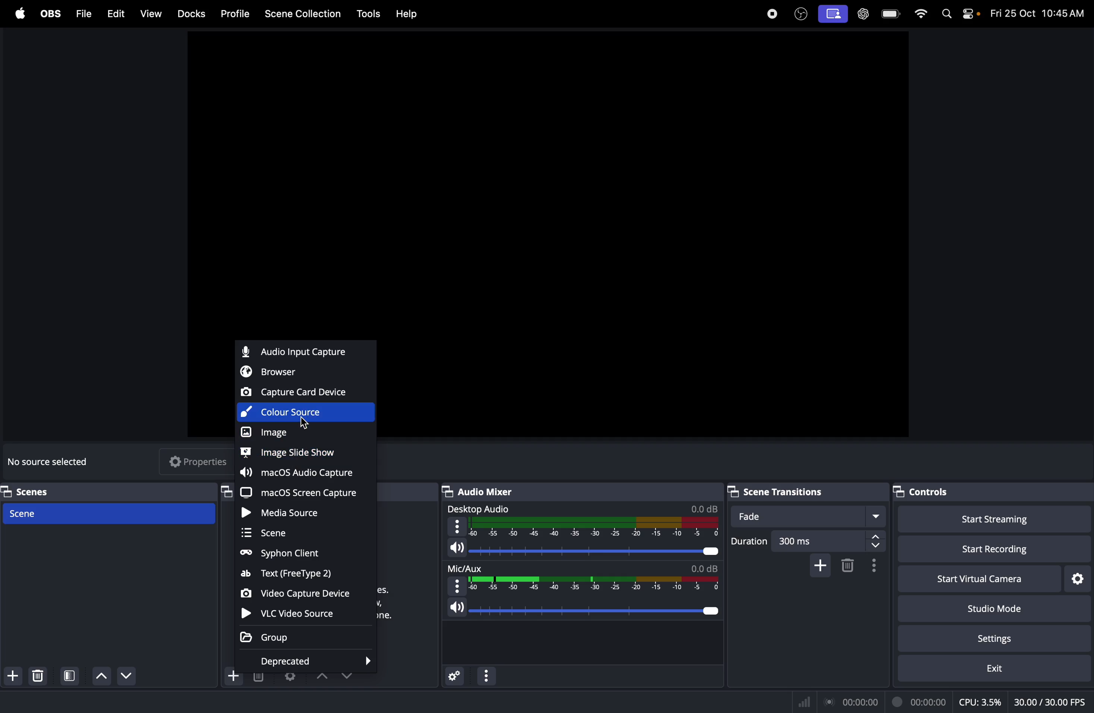 The height and width of the screenshot is (713, 1094). Describe the element at coordinates (990, 520) in the screenshot. I see `start streaming` at that location.